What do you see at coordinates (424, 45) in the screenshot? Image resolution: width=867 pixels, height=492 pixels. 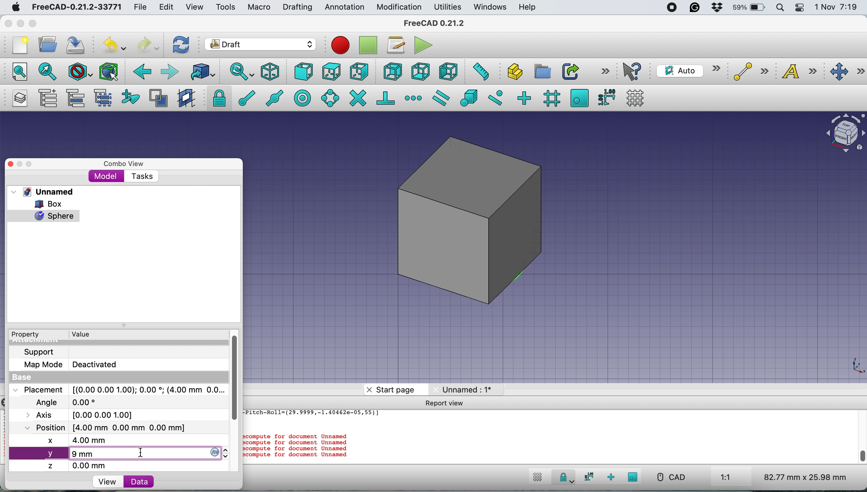 I see `execute macros` at bounding box center [424, 45].